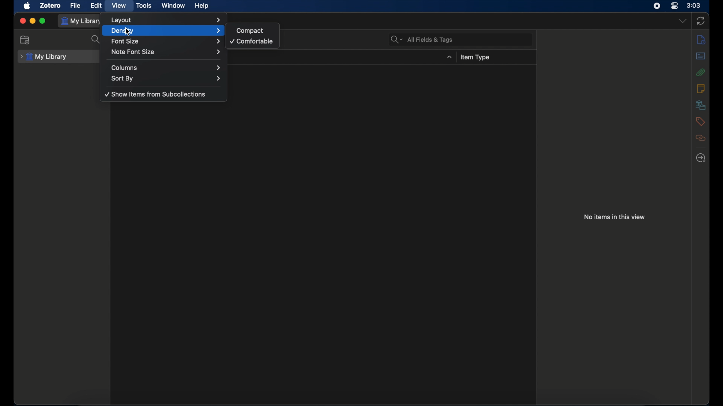 This screenshot has width=723, height=406. Describe the element at coordinates (23, 21) in the screenshot. I see `close` at that location.